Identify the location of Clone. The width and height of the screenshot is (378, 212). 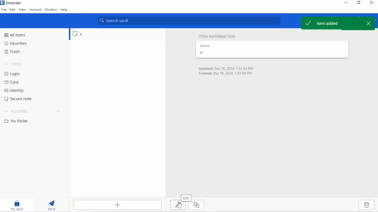
(198, 204).